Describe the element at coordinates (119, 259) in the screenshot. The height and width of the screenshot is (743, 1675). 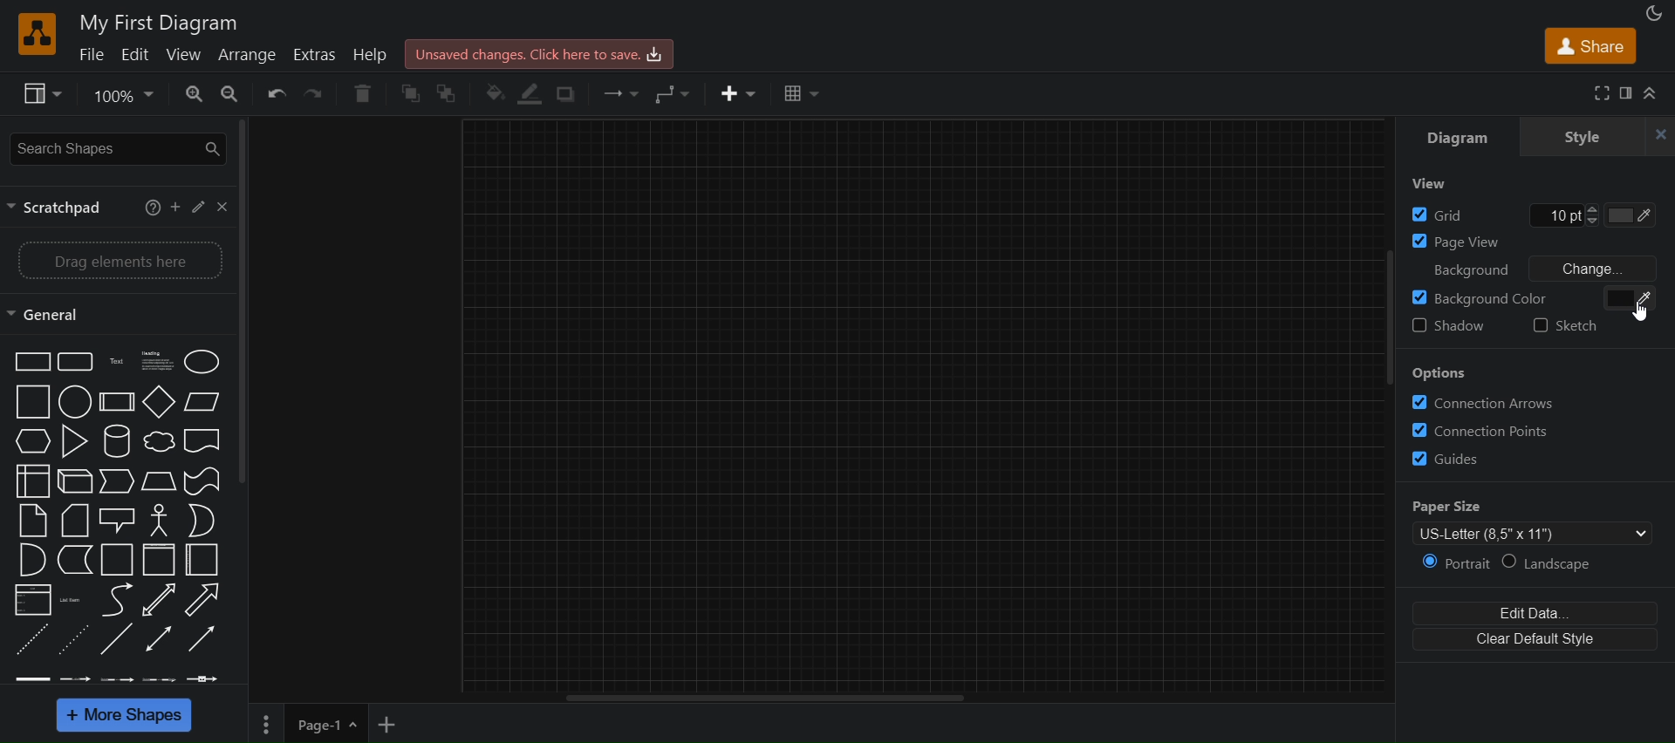
I see `drag elements here` at that location.